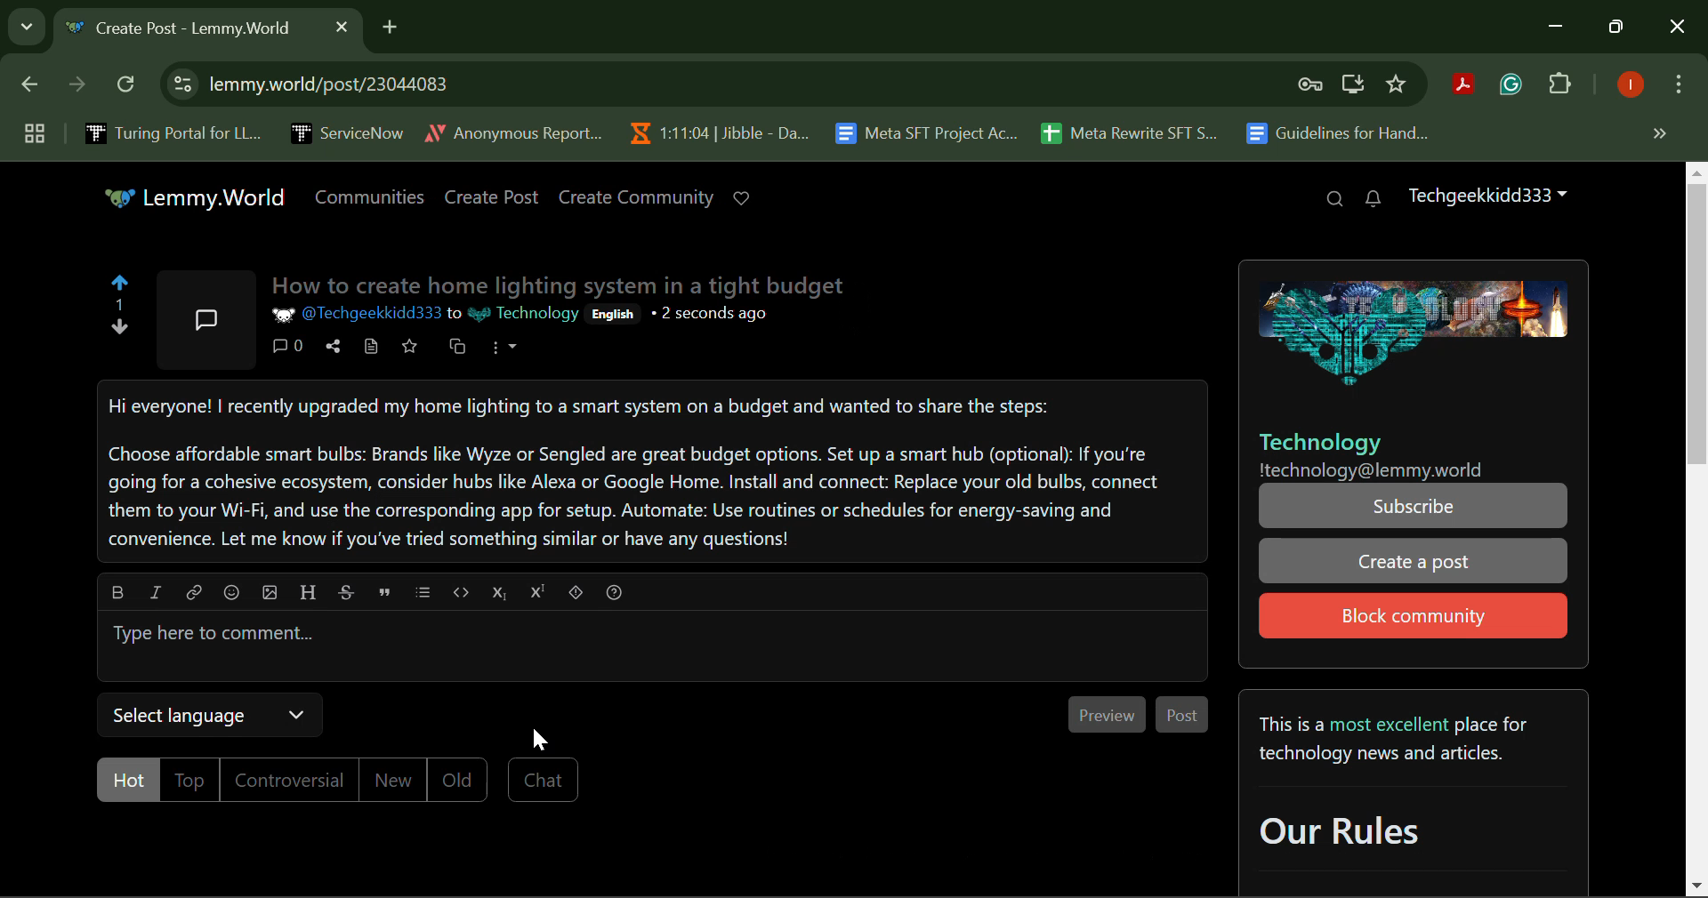  Describe the element at coordinates (1352, 86) in the screenshot. I see `Install Desktop Application` at that location.